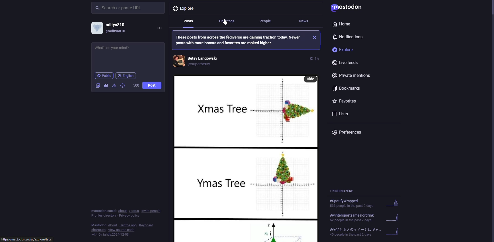 The image size is (494, 242). What do you see at coordinates (353, 76) in the screenshot?
I see `private mentions` at bounding box center [353, 76].